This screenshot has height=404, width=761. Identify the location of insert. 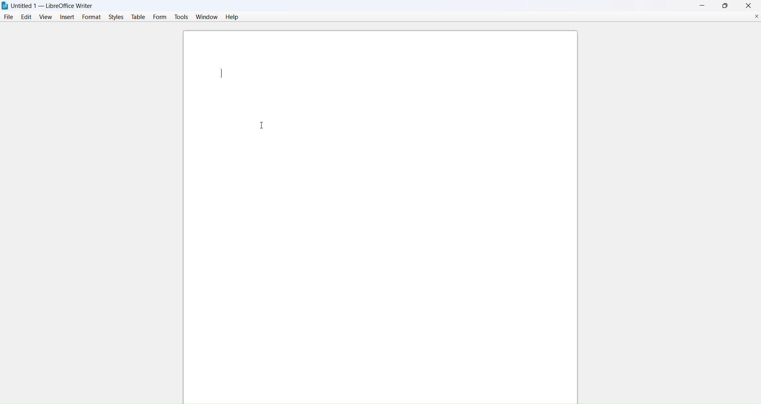
(67, 16).